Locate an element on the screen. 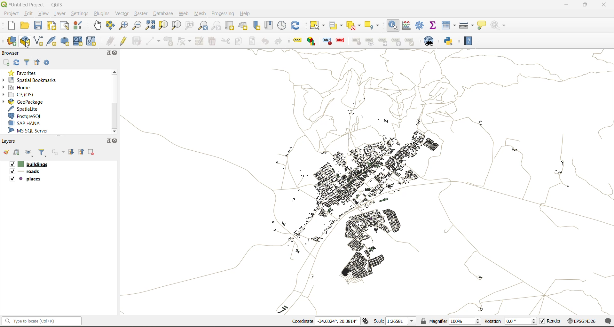  buildings is located at coordinates (28, 165).